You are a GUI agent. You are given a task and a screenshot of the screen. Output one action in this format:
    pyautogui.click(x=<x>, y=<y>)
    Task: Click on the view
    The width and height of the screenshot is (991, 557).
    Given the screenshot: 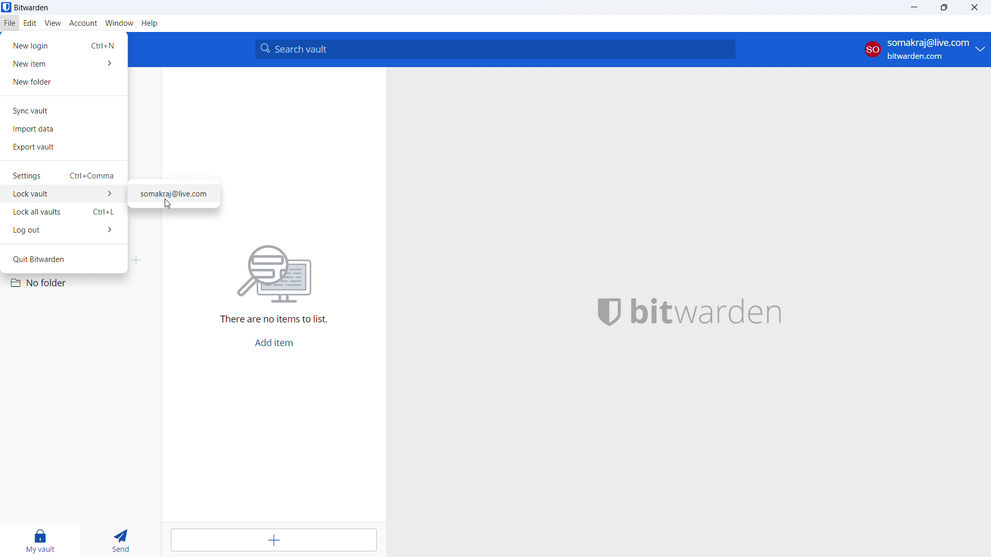 What is the action you would take?
    pyautogui.click(x=53, y=23)
    